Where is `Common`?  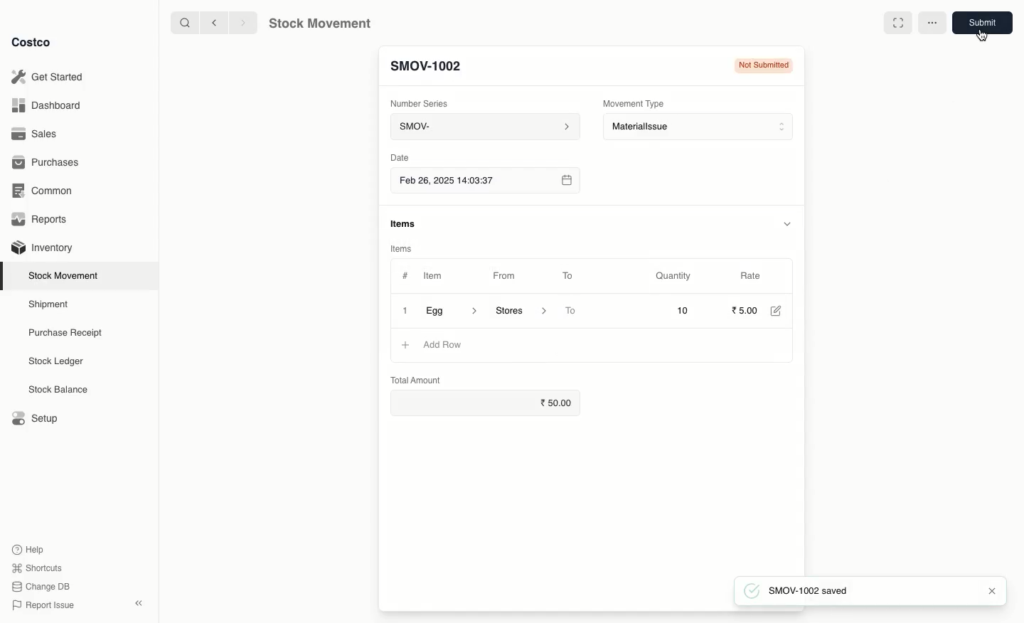
Common is located at coordinates (46, 192).